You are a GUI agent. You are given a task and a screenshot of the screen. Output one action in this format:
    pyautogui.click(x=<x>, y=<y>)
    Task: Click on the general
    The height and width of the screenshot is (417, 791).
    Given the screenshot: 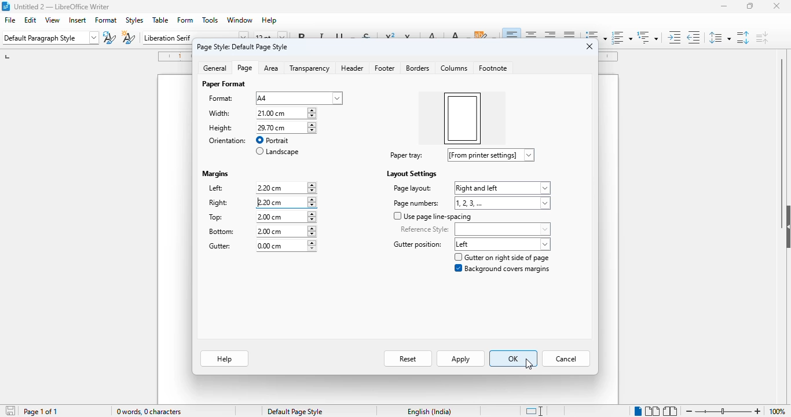 What is the action you would take?
    pyautogui.click(x=215, y=68)
    